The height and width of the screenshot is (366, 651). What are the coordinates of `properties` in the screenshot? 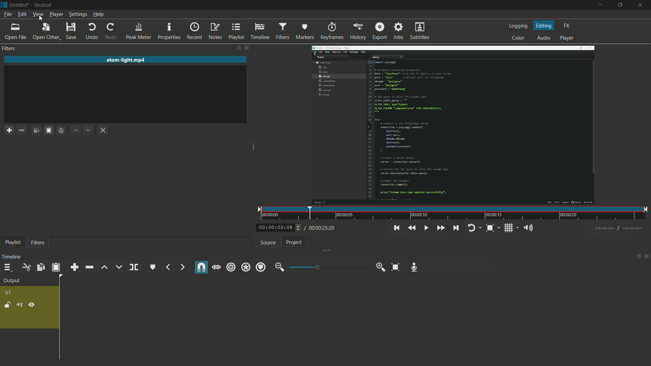 It's located at (169, 32).